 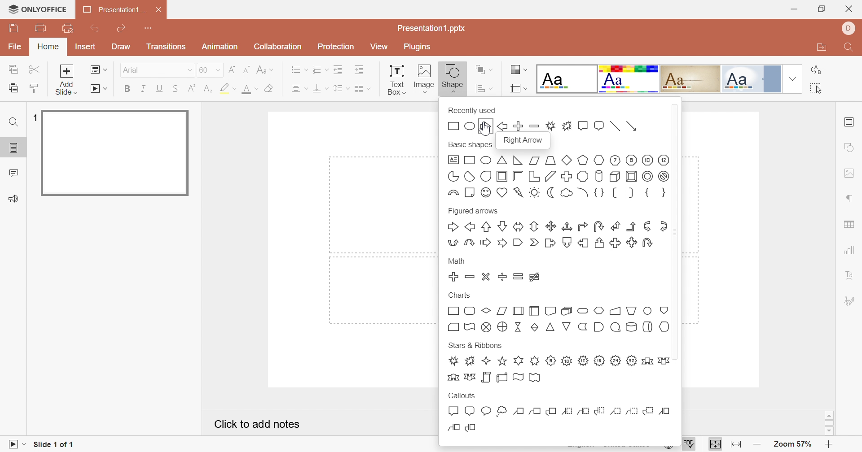 I want to click on Font color, so click(x=250, y=89).